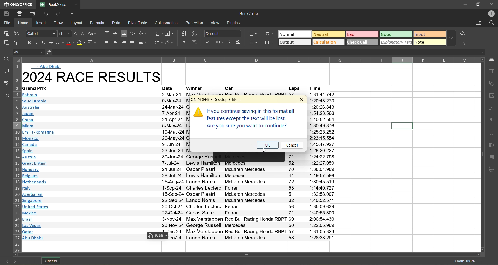  I want to click on select all, so click(464, 43).